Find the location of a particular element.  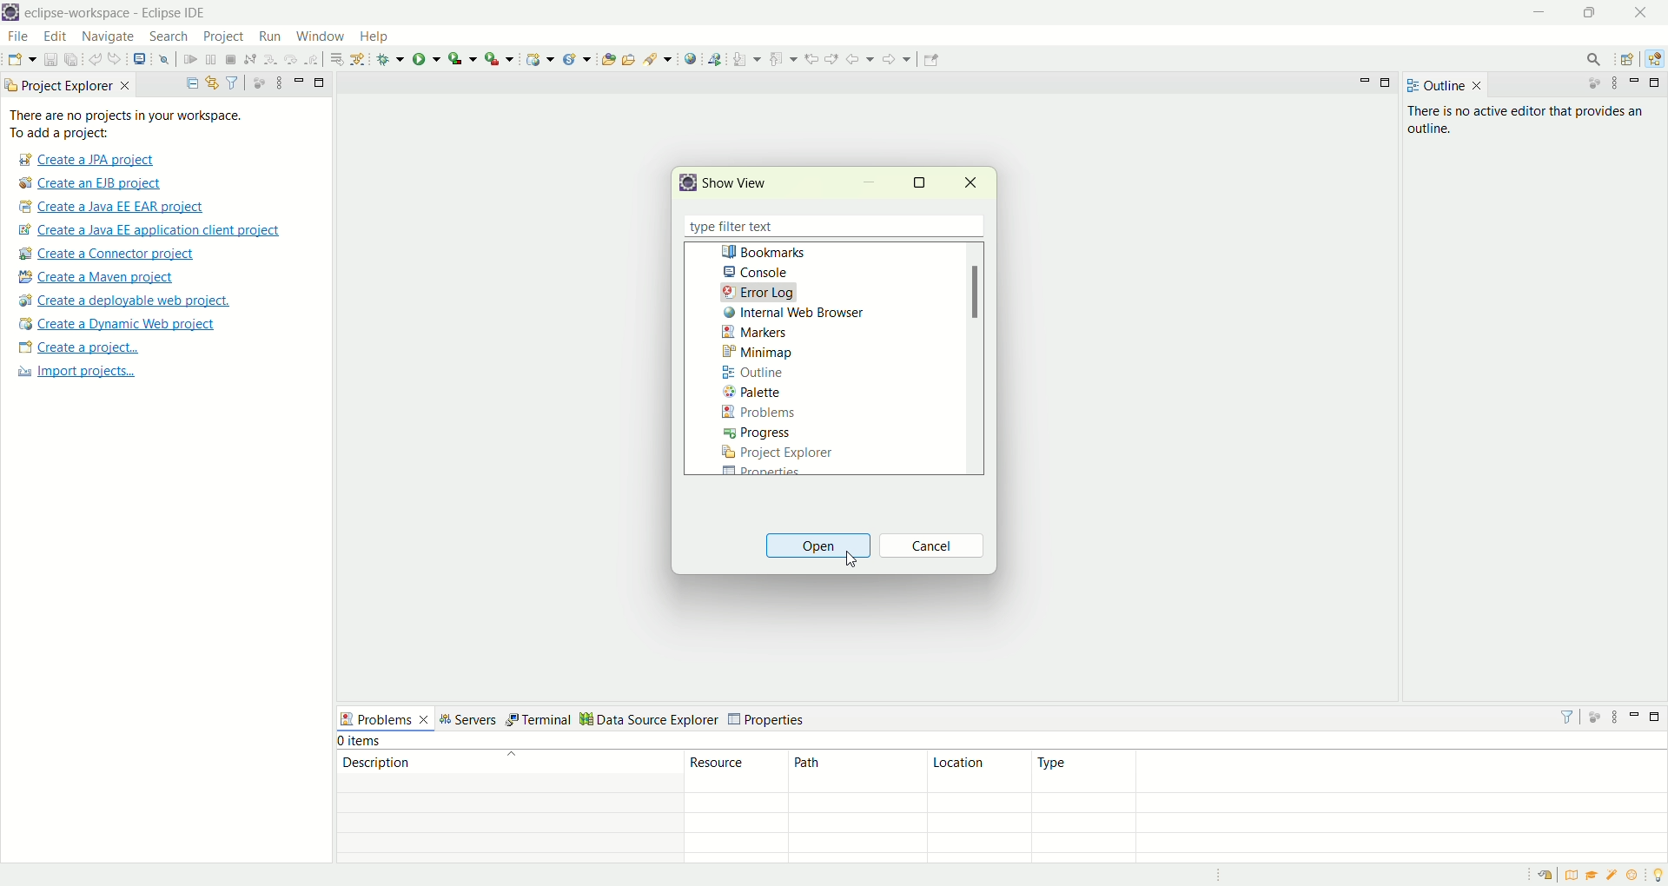

tip of the day is located at coordinates (1657, 876).